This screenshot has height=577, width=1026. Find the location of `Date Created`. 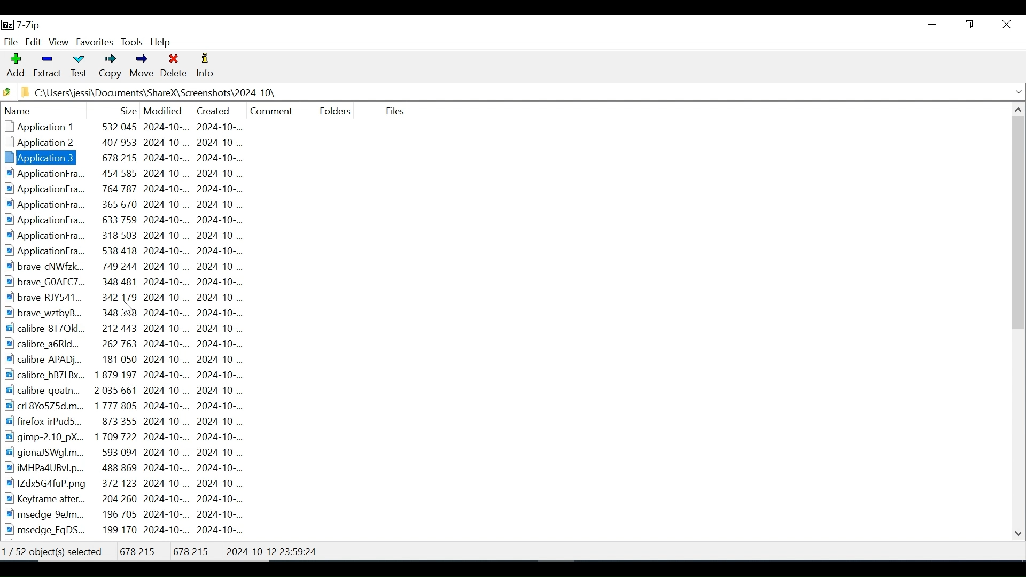

Date Created is located at coordinates (212, 109).